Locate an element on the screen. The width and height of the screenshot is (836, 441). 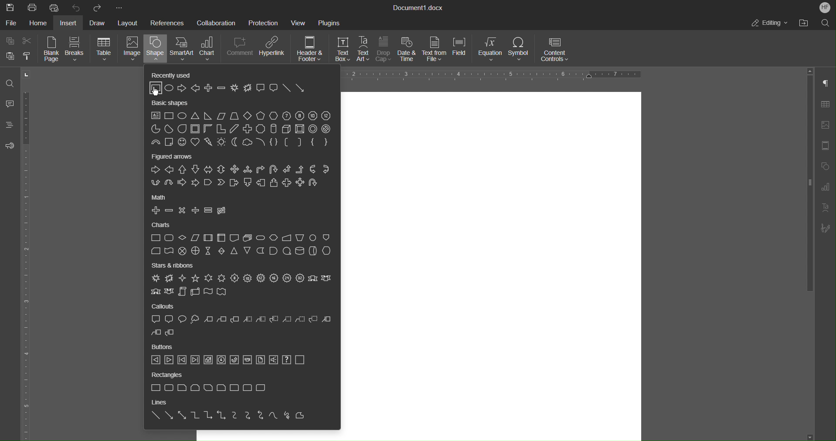
Text Box is located at coordinates (340, 50).